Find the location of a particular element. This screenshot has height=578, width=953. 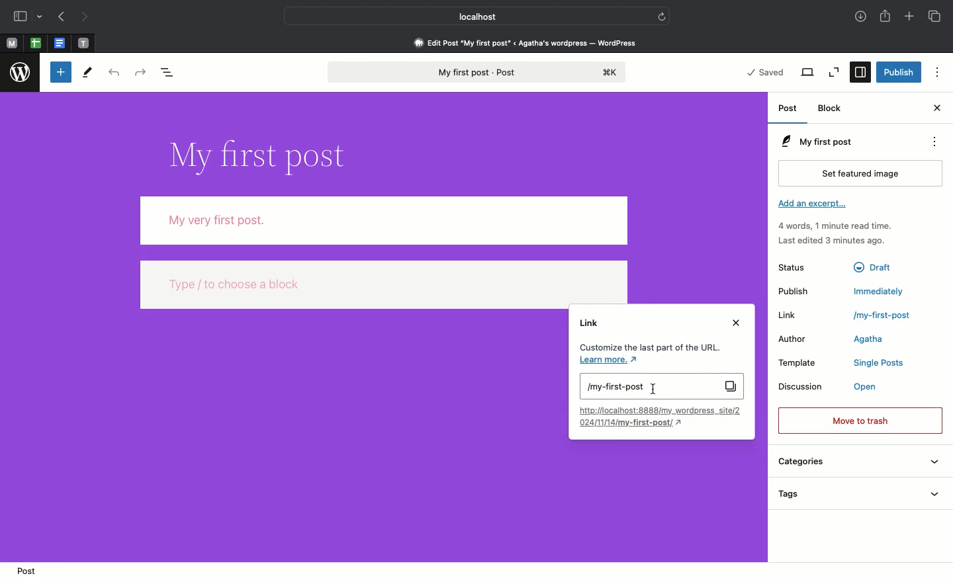

Open is located at coordinates (870, 387).